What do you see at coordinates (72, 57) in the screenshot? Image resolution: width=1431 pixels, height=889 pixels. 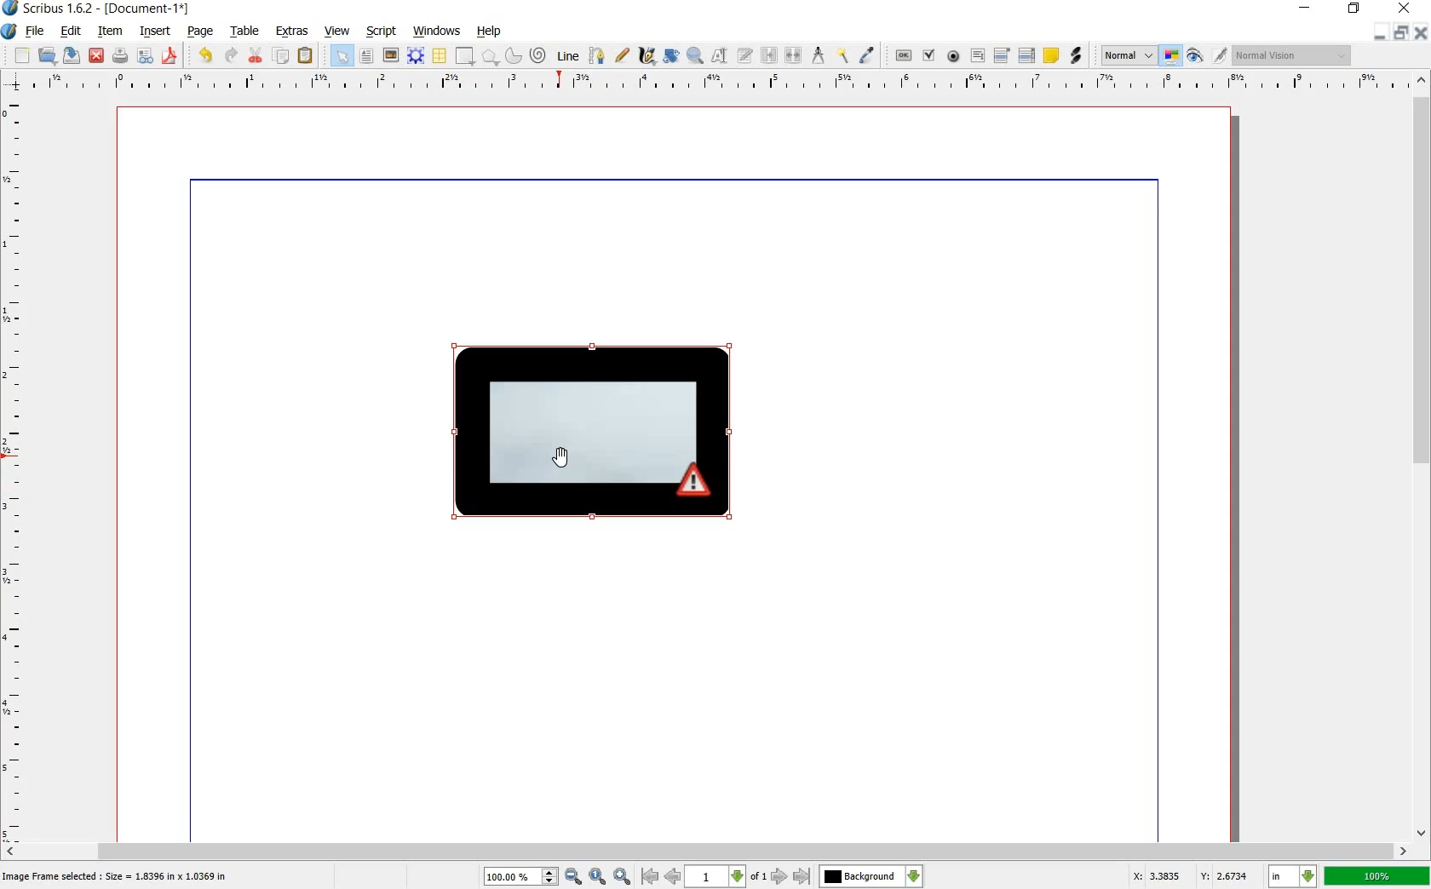 I see `save` at bounding box center [72, 57].